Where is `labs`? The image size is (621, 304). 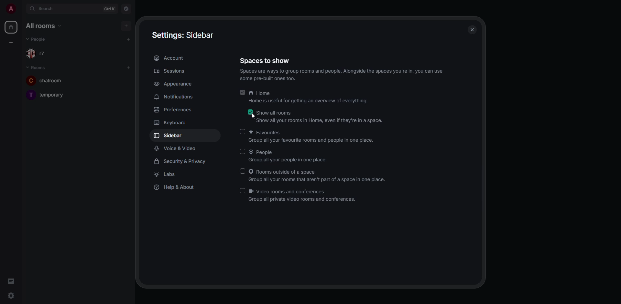 labs is located at coordinates (166, 175).